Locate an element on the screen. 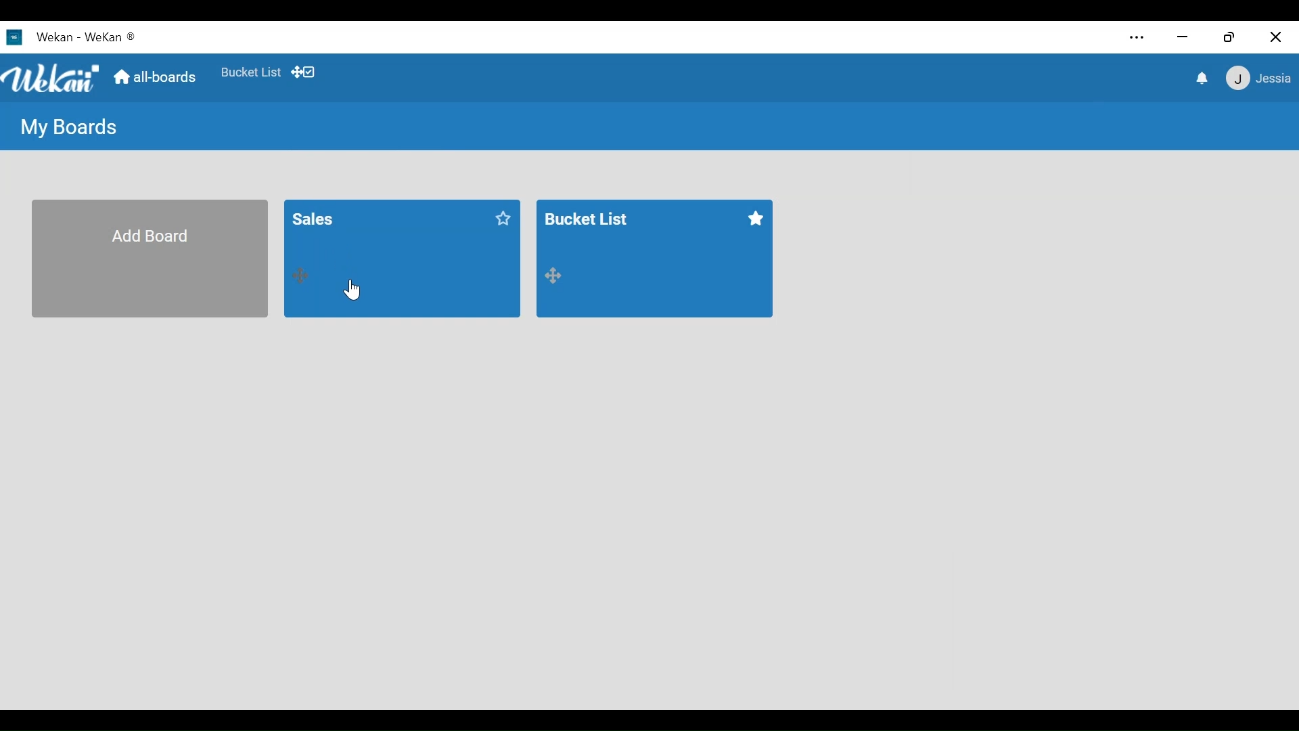 This screenshot has height=731, width=1299. star is located at coordinates (503, 220).